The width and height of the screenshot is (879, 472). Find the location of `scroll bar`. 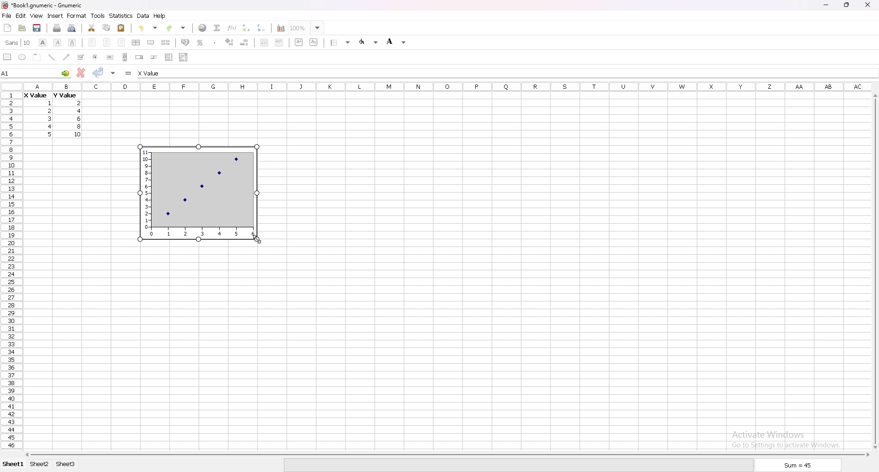

scroll bar is located at coordinates (446, 455).